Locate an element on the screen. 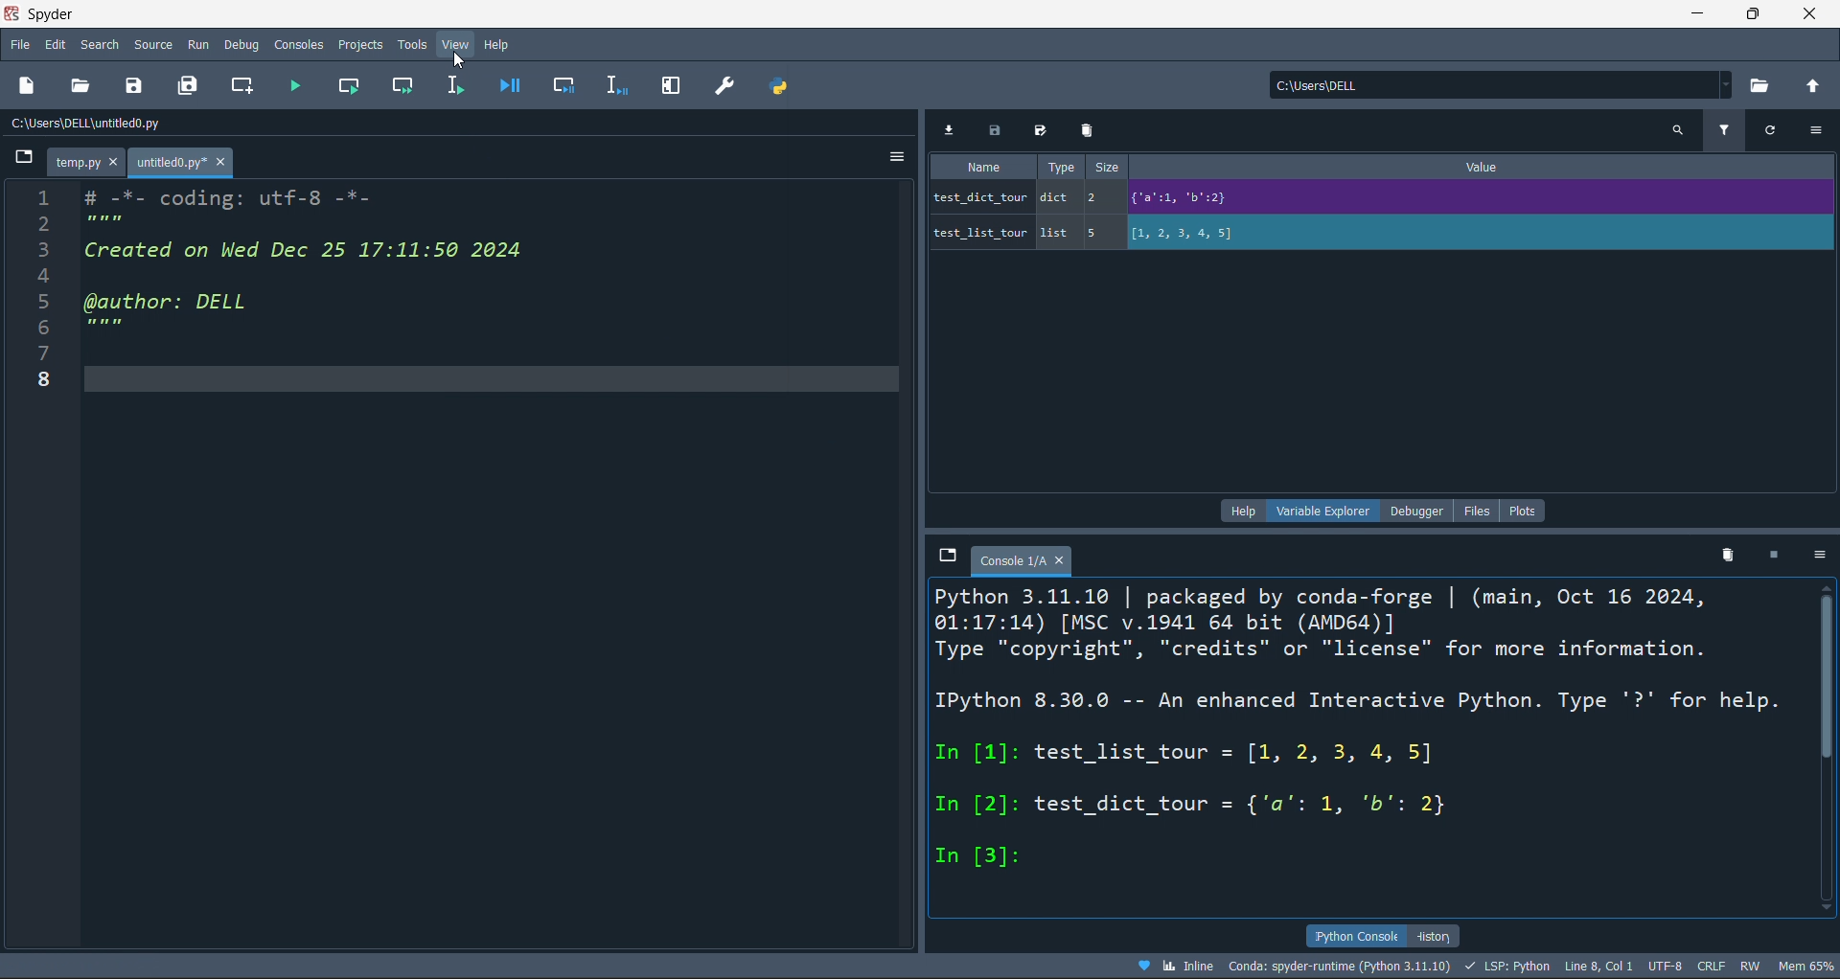  edit is located at coordinates (54, 43).